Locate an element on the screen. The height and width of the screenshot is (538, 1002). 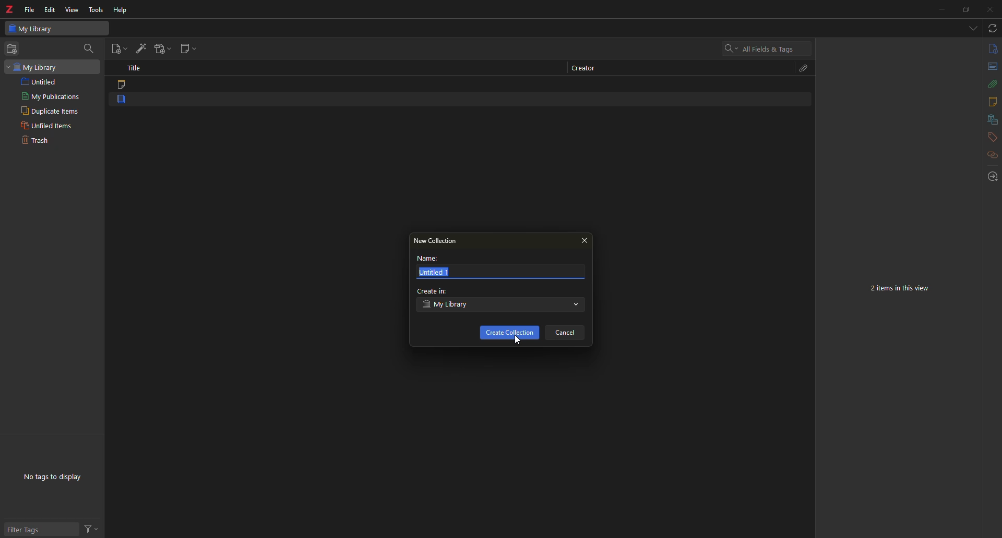
related is located at coordinates (987, 157).